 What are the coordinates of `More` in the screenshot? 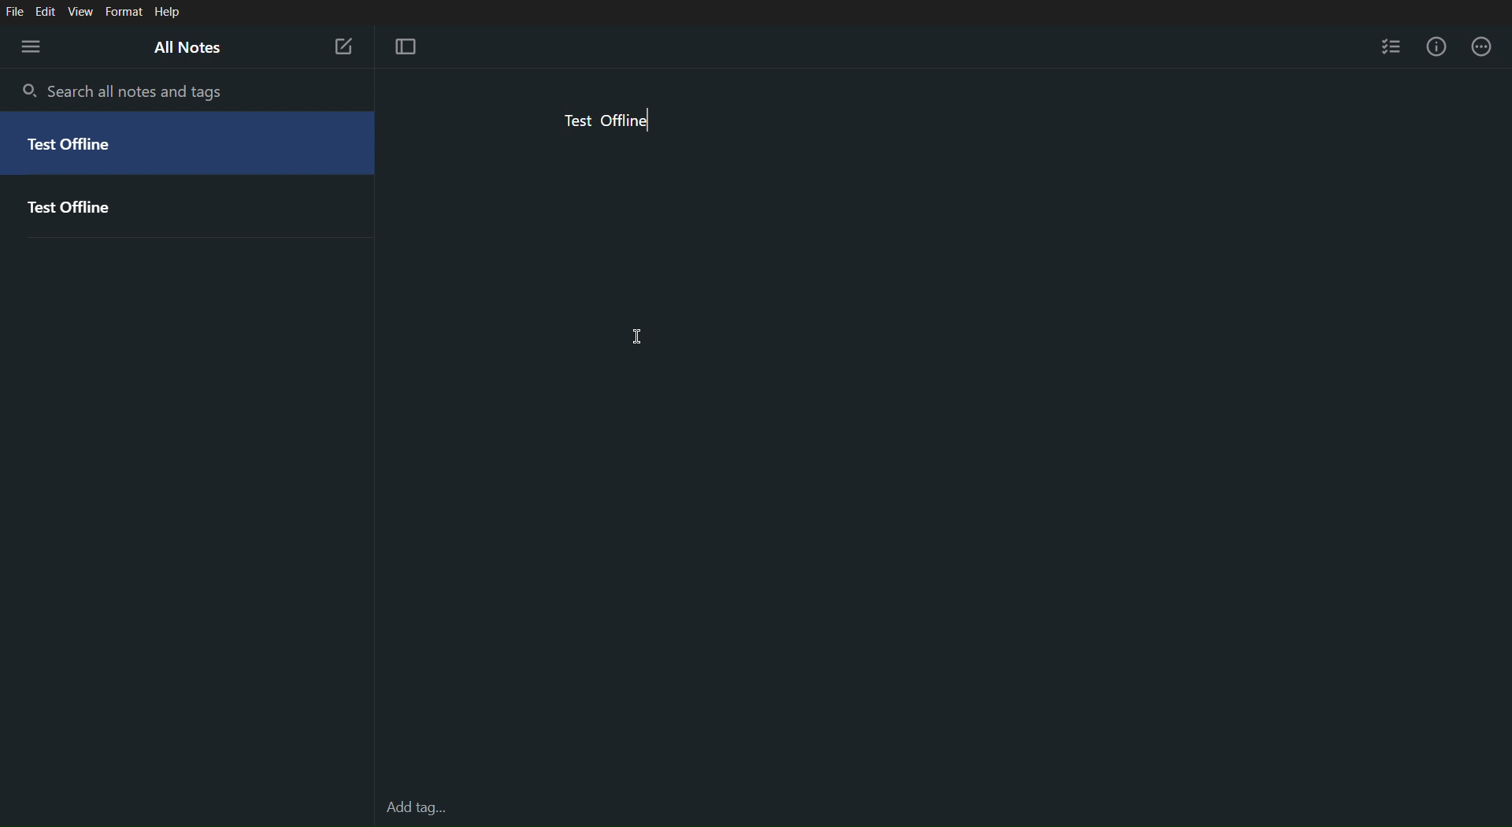 It's located at (1487, 49).